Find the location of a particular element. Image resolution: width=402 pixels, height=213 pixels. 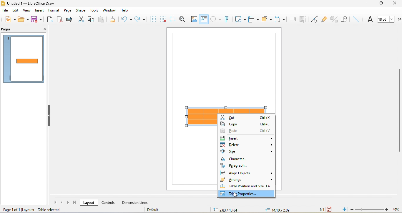

redo is located at coordinates (139, 19).